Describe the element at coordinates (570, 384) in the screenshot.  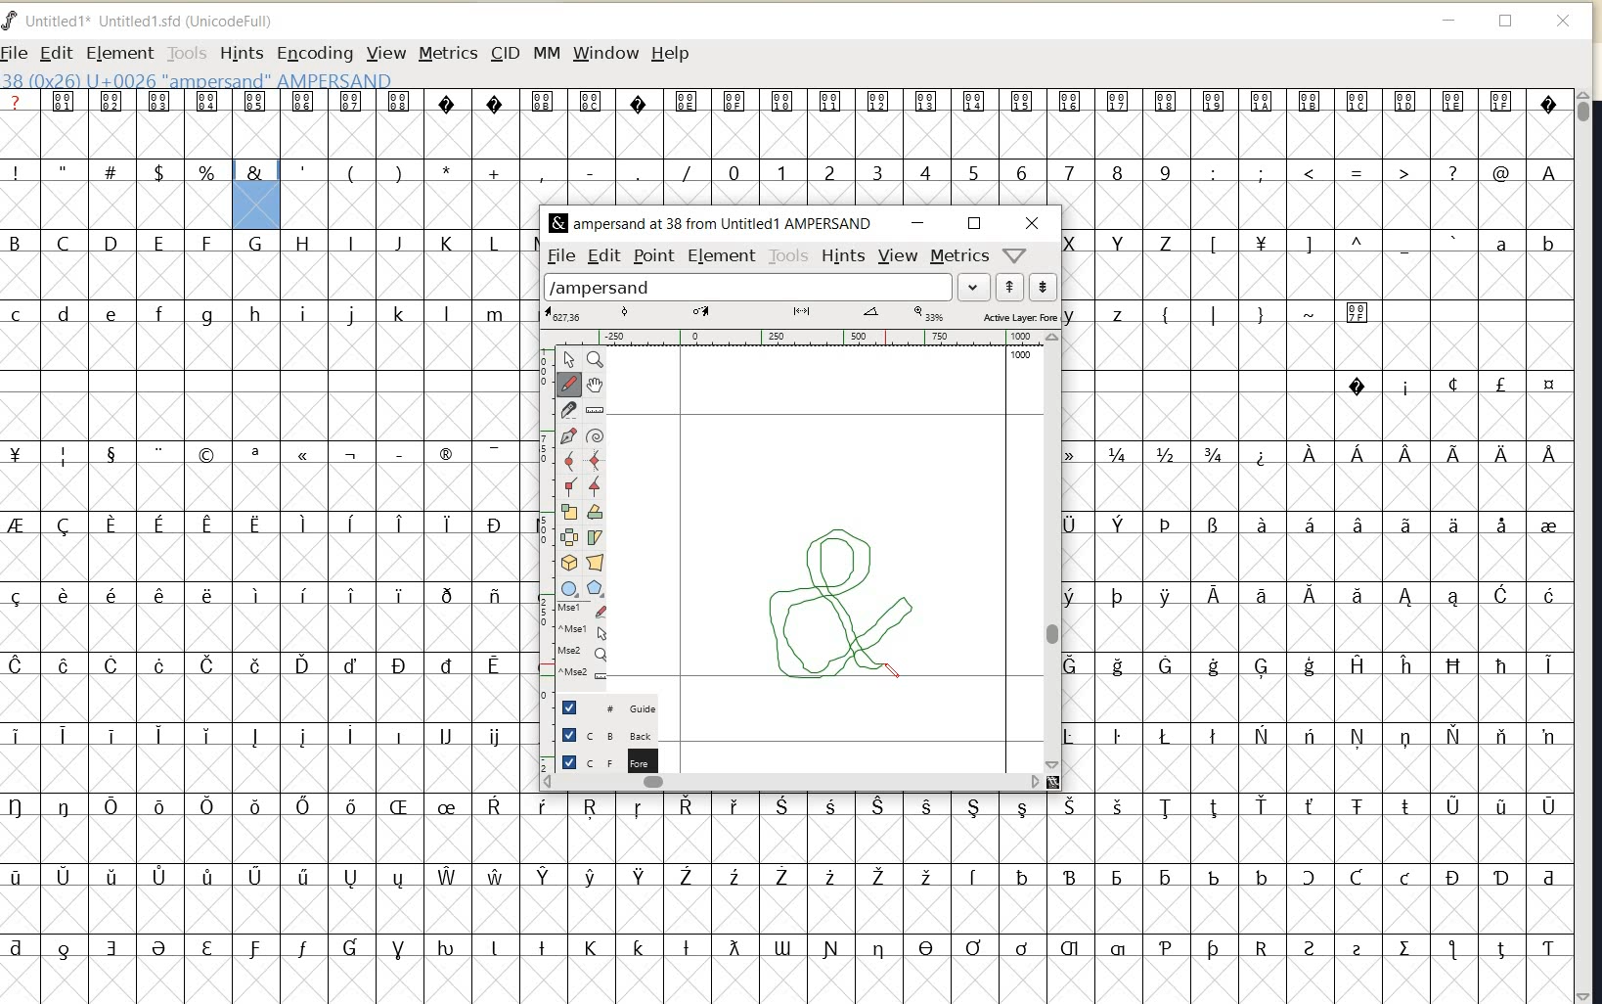
I see `draw a freehand curve` at that location.